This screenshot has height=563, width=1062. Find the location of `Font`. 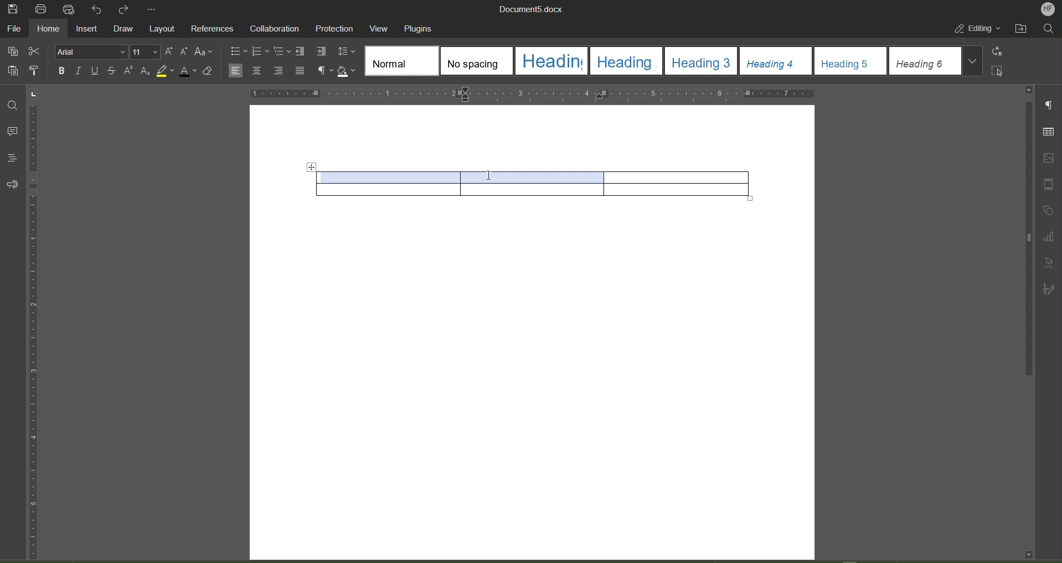

Font is located at coordinates (90, 53).